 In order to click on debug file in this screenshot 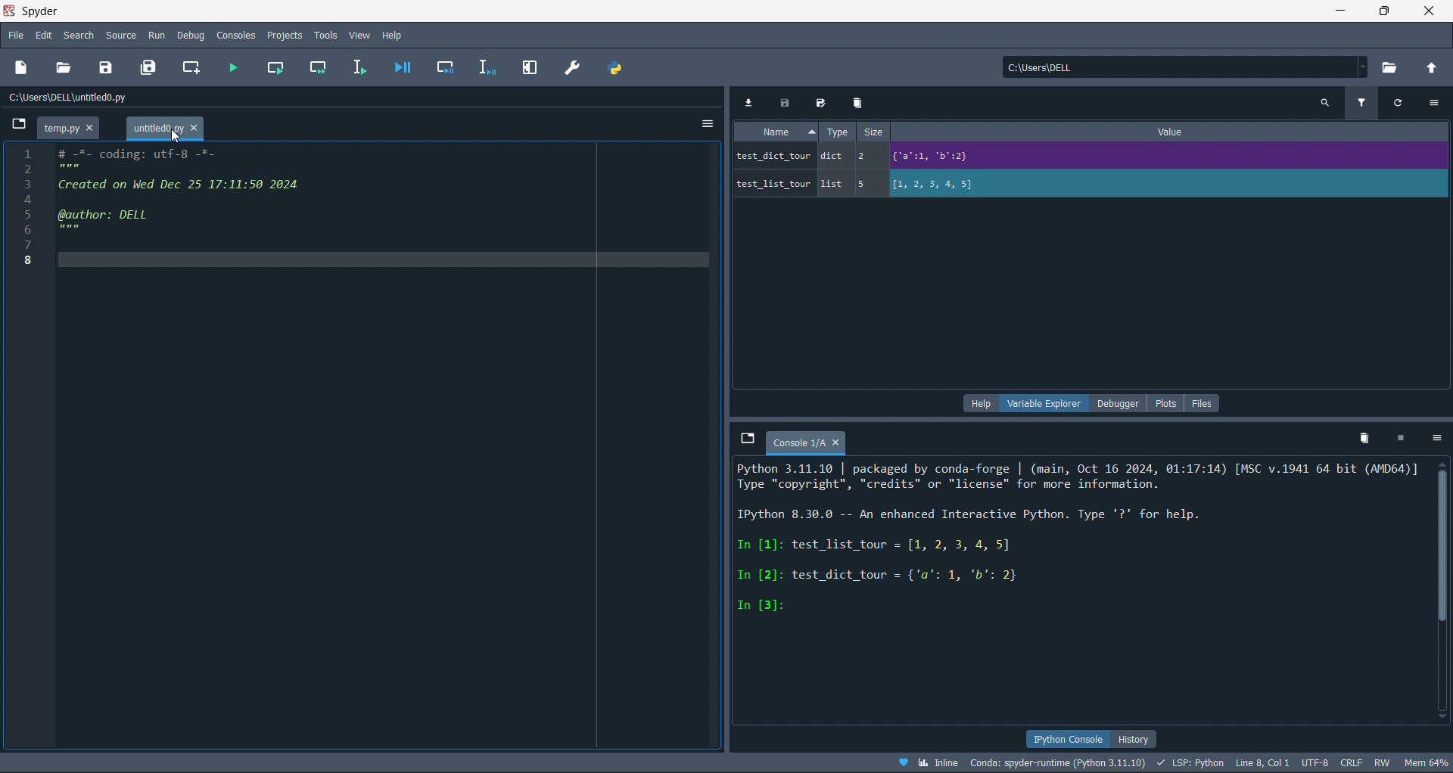, I will do `click(402, 67)`.